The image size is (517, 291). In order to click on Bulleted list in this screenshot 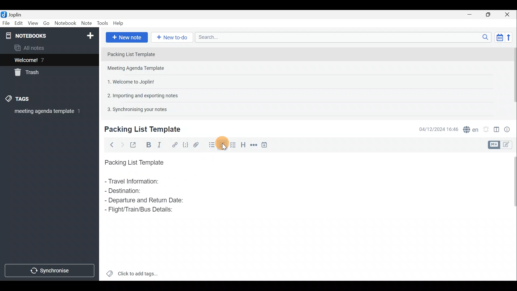, I will do `click(211, 146)`.